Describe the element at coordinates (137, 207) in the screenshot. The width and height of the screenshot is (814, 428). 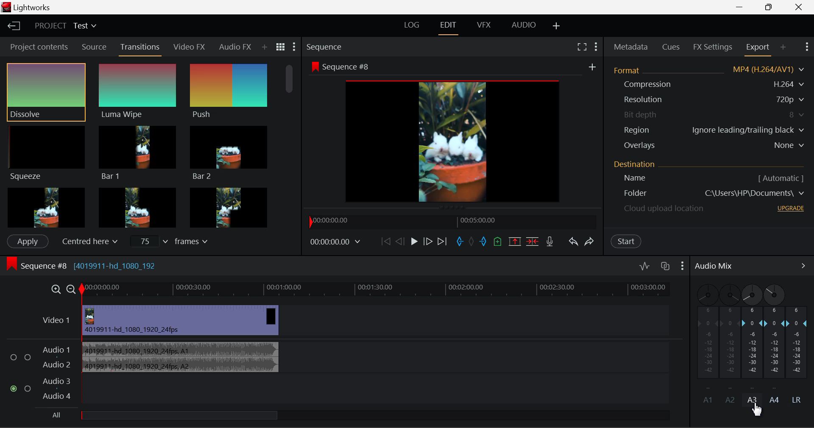
I see `Box 2` at that location.